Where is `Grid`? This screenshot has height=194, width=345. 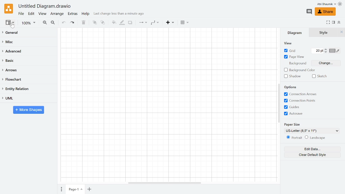 Grid is located at coordinates (291, 51).